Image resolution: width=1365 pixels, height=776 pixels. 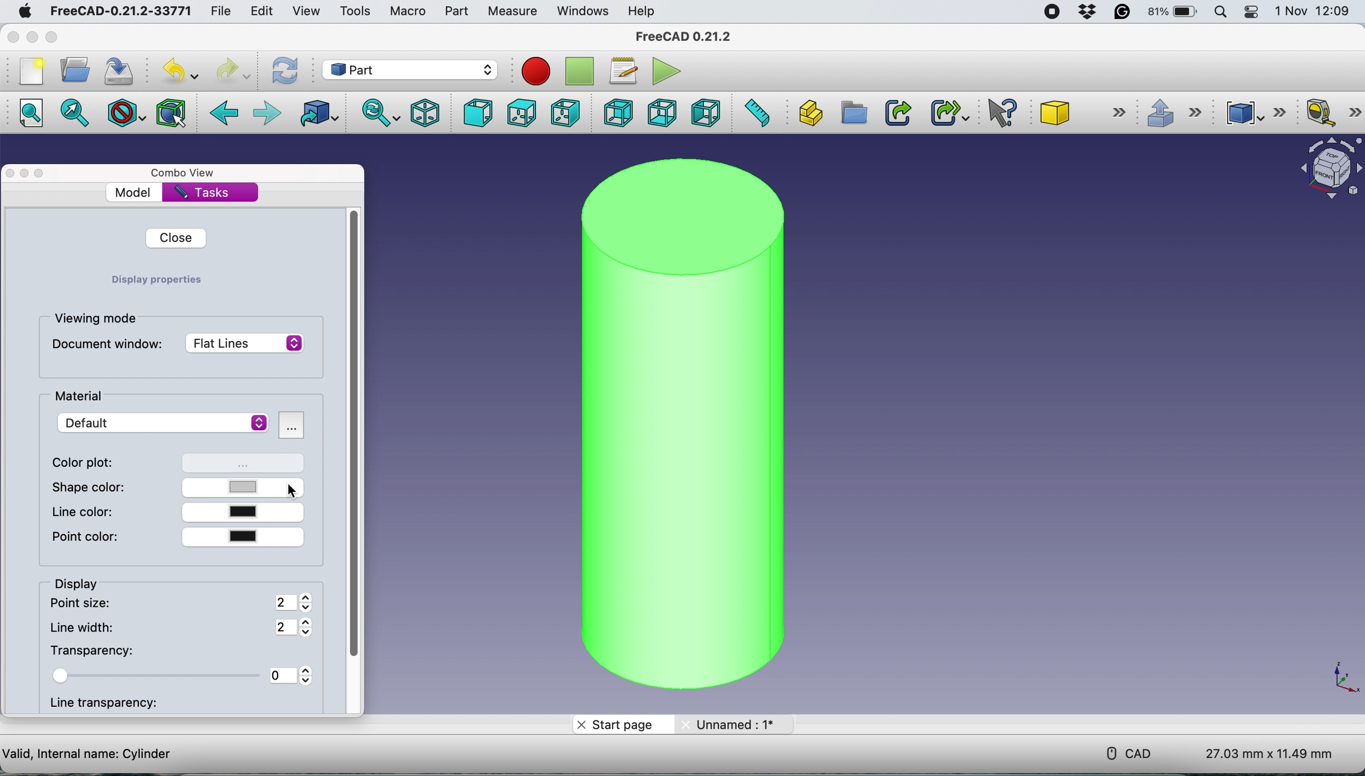 What do you see at coordinates (378, 112) in the screenshot?
I see `sync view` at bounding box center [378, 112].